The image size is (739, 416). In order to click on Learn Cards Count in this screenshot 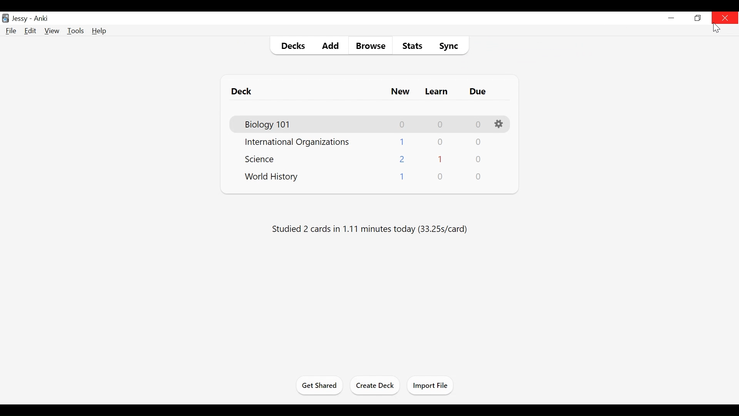, I will do `click(441, 142)`.